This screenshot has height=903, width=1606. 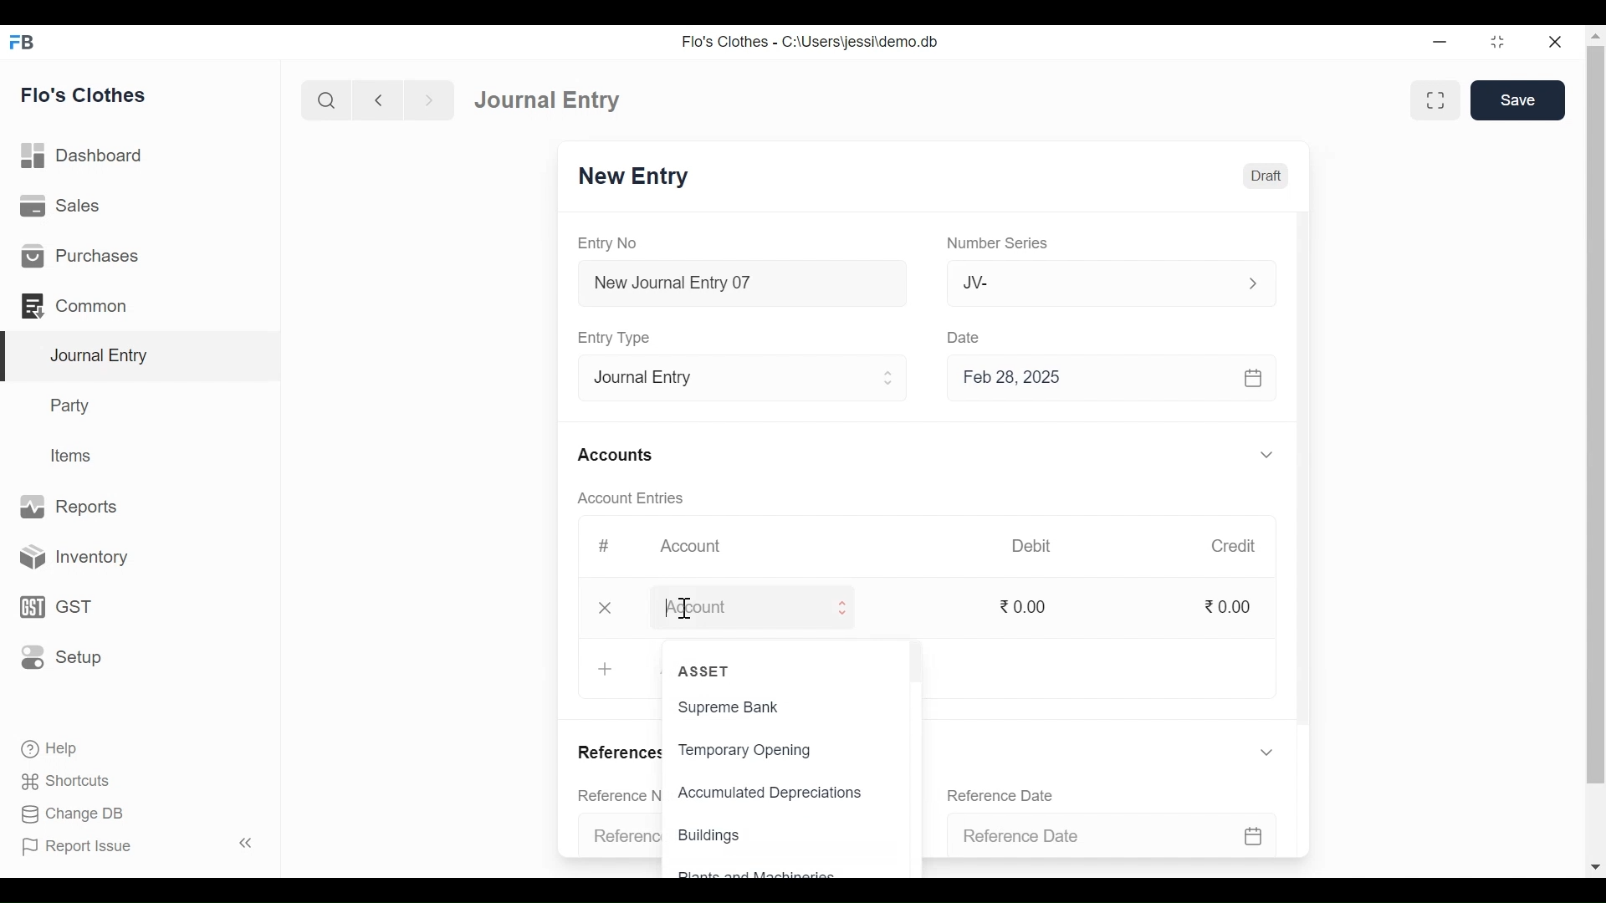 What do you see at coordinates (846, 611) in the screenshot?
I see `Expand` at bounding box center [846, 611].